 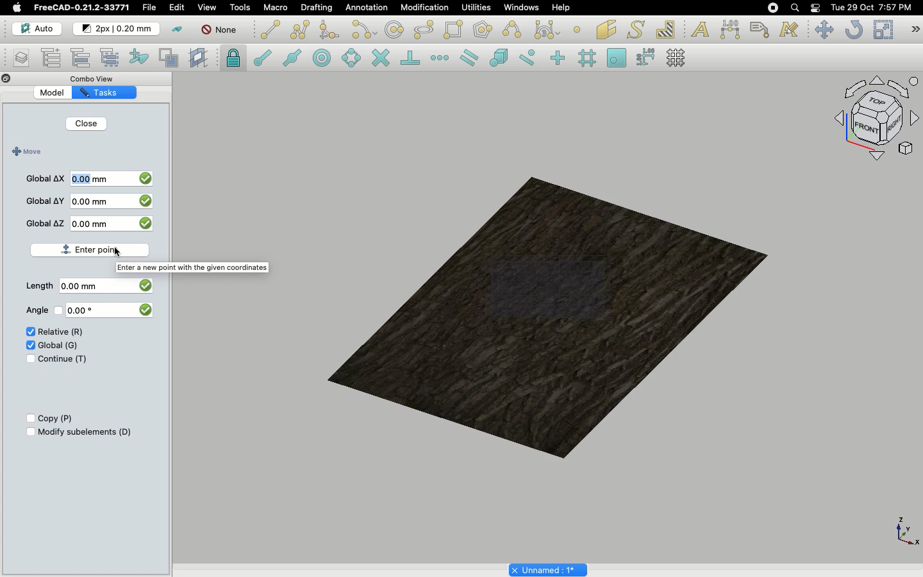 What do you see at coordinates (46, 201) in the screenshot?
I see `Global Y` at bounding box center [46, 201].